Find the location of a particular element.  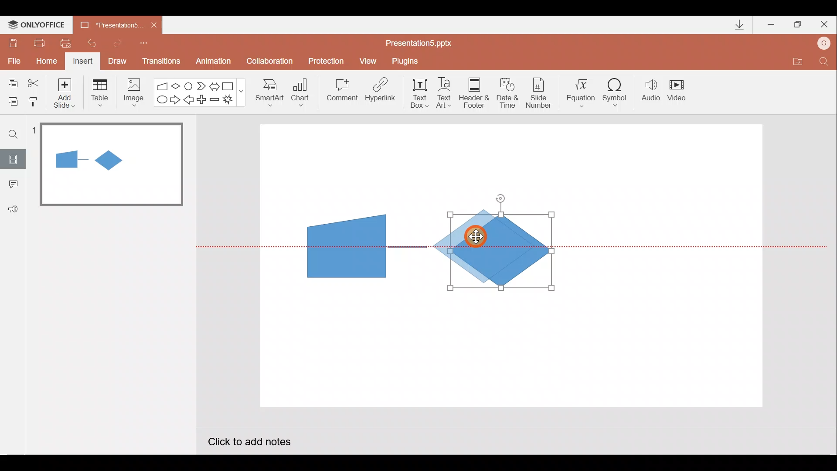

Header & footer is located at coordinates (473, 92).